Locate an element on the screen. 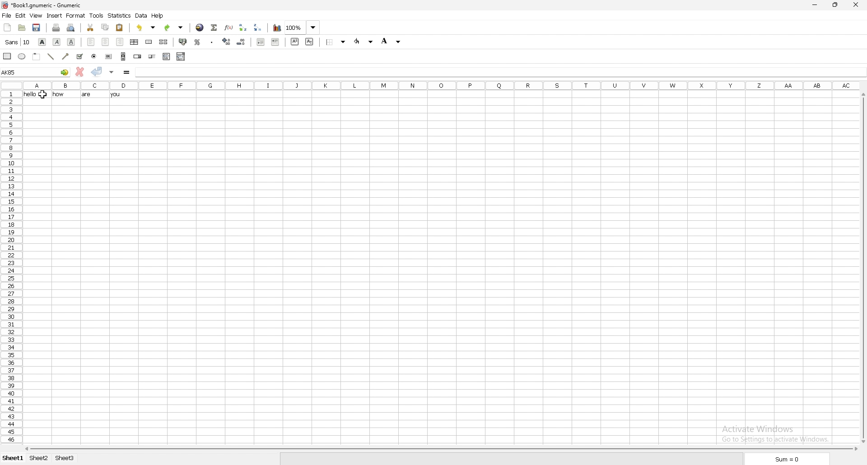 This screenshot has height=465, width=867. cursor is located at coordinates (43, 96).